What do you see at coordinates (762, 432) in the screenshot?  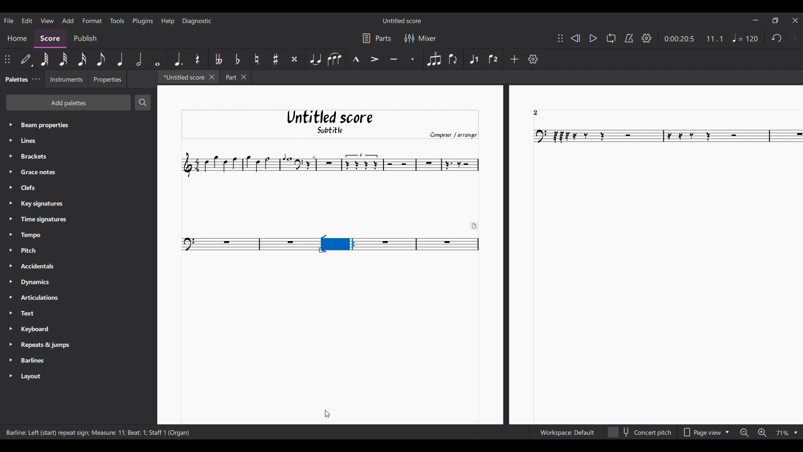 I see `Zoom in` at bounding box center [762, 432].